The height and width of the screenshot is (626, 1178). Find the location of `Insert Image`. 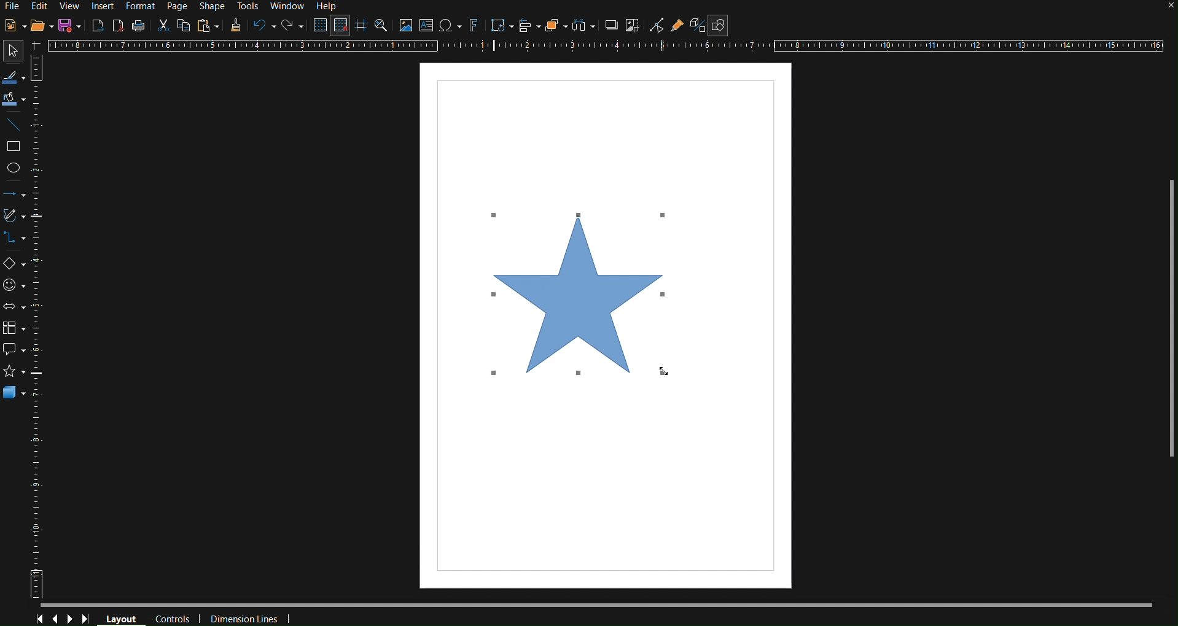

Insert Image is located at coordinates (406, 27).